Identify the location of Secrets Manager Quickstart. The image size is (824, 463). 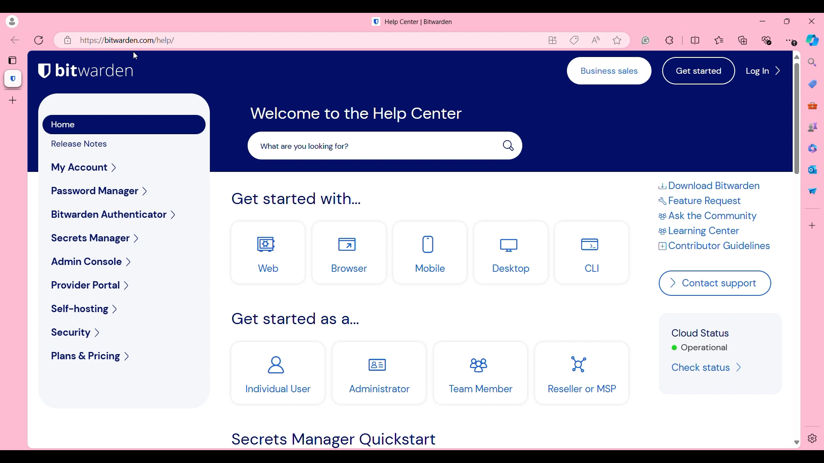
(333, 440).